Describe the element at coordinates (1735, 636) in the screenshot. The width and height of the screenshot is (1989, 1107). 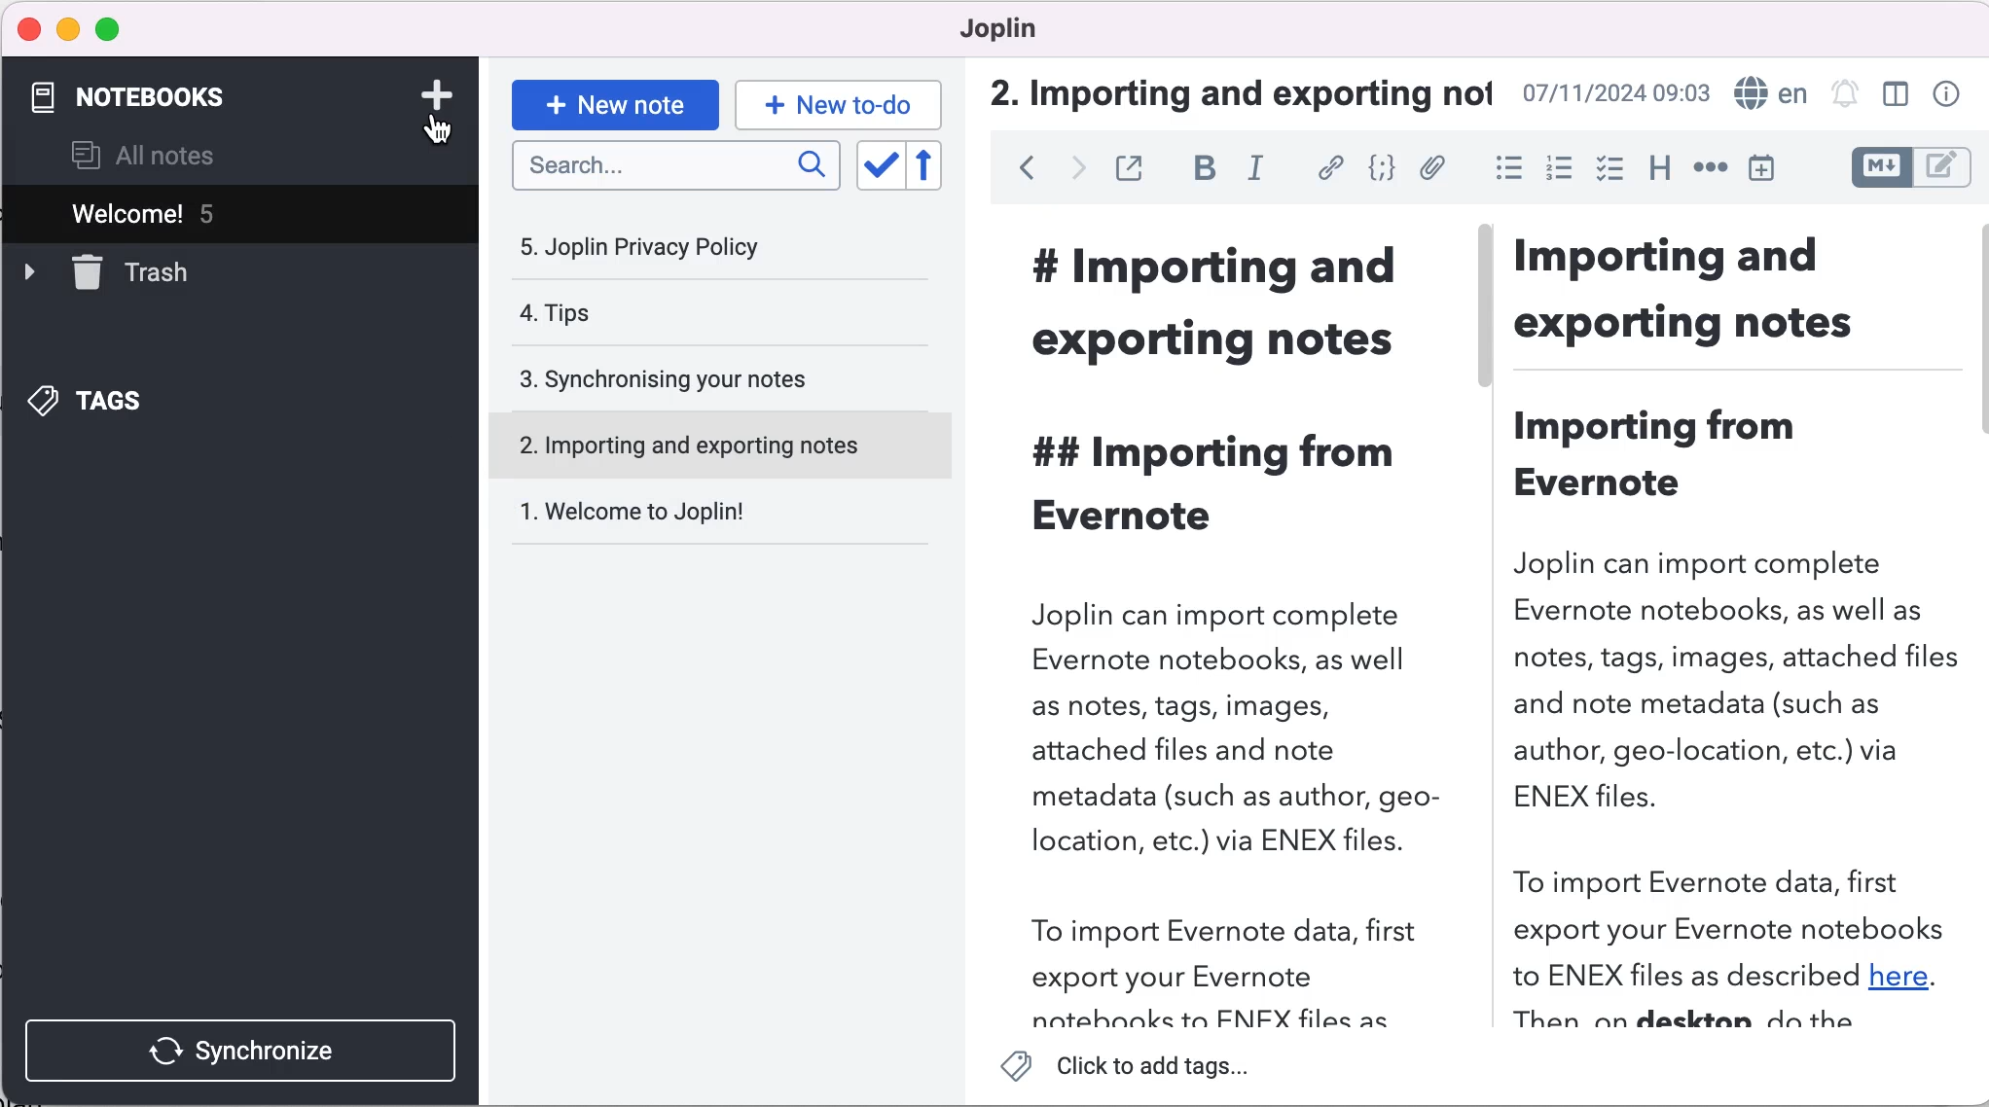
I see `Importing andexporting notesImporting fromEvernoteJoplin can import completeEvernote notebooks, as well asnotes, tags, images, attached filesand note metadata (such asauthor, geo-location, etc.) viaENEX files.To import Evernote data, firstexport your Evernote notebooksto ENEX files as described here.` at that location.